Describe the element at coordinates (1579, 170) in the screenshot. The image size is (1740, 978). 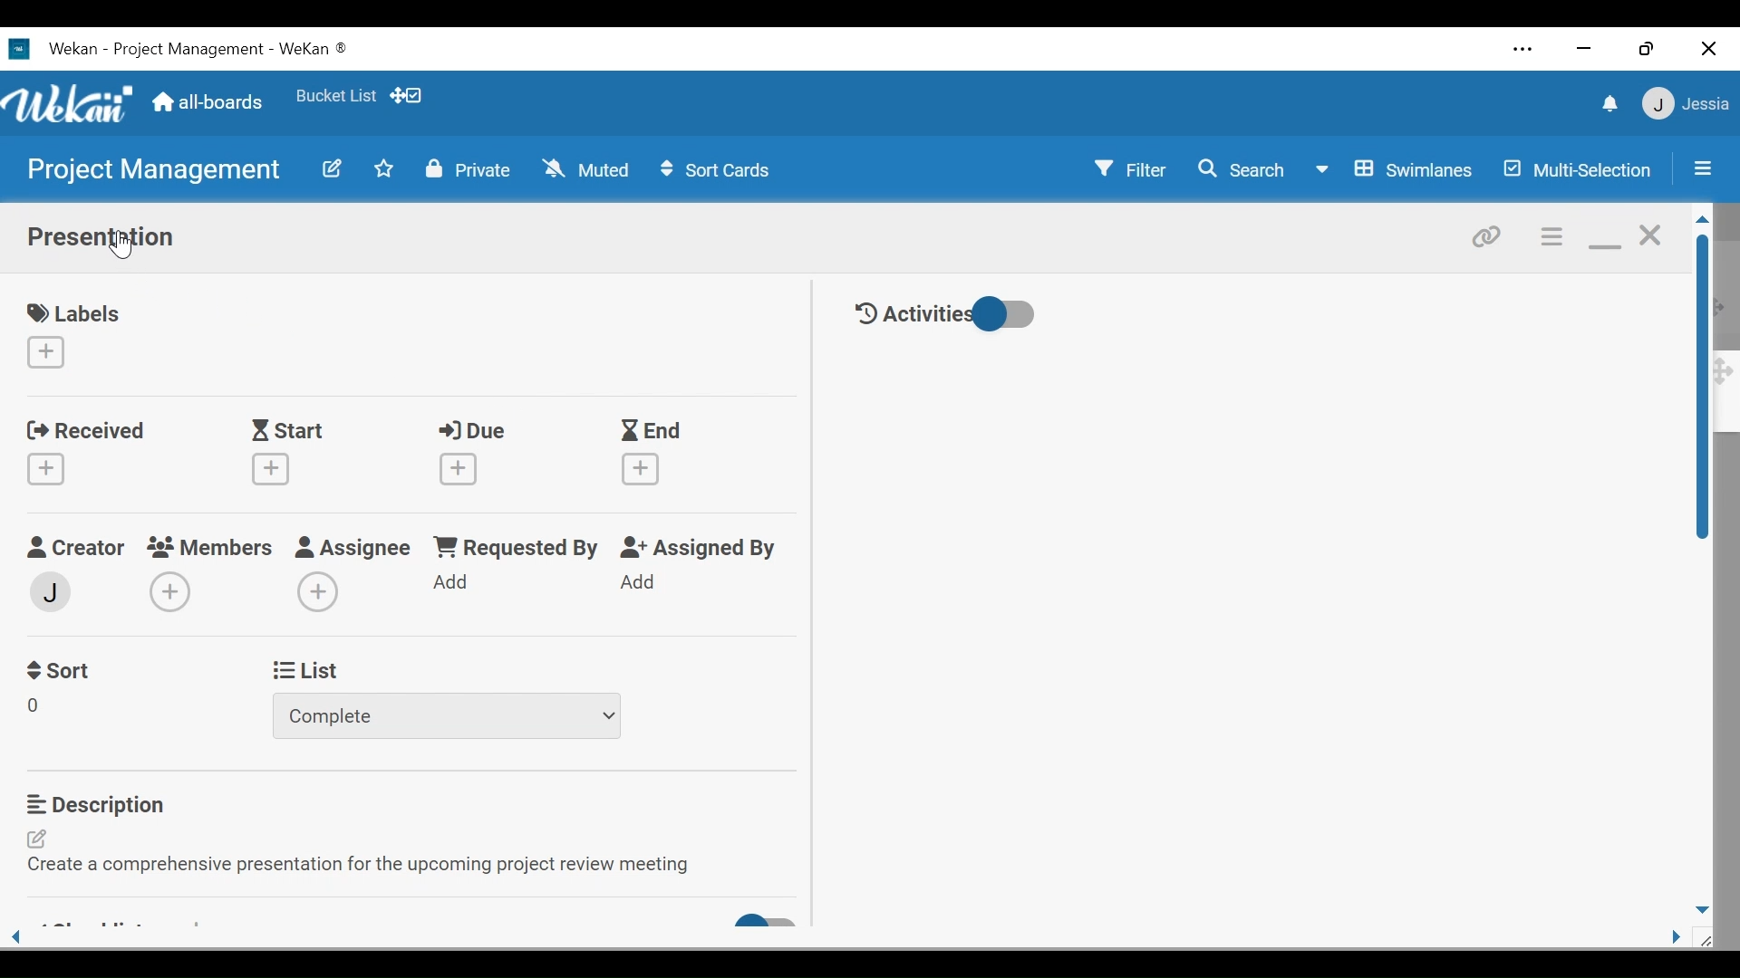
I see `Multi-Selection` at that location.